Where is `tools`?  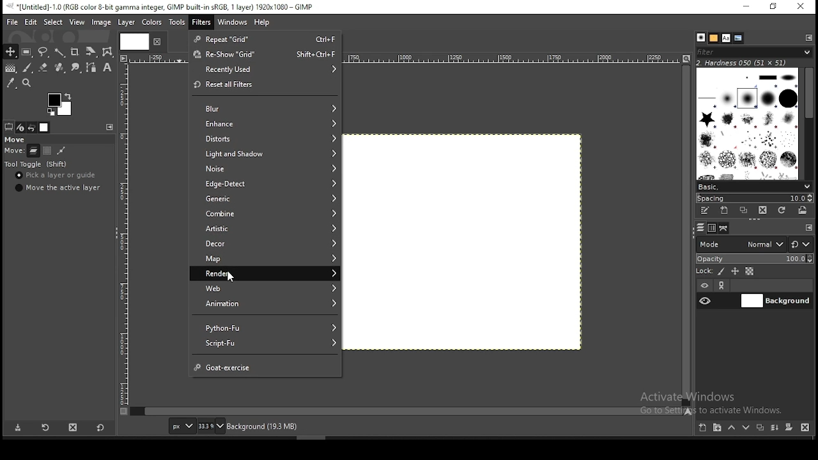 tools is located at coordinates (179, 22).